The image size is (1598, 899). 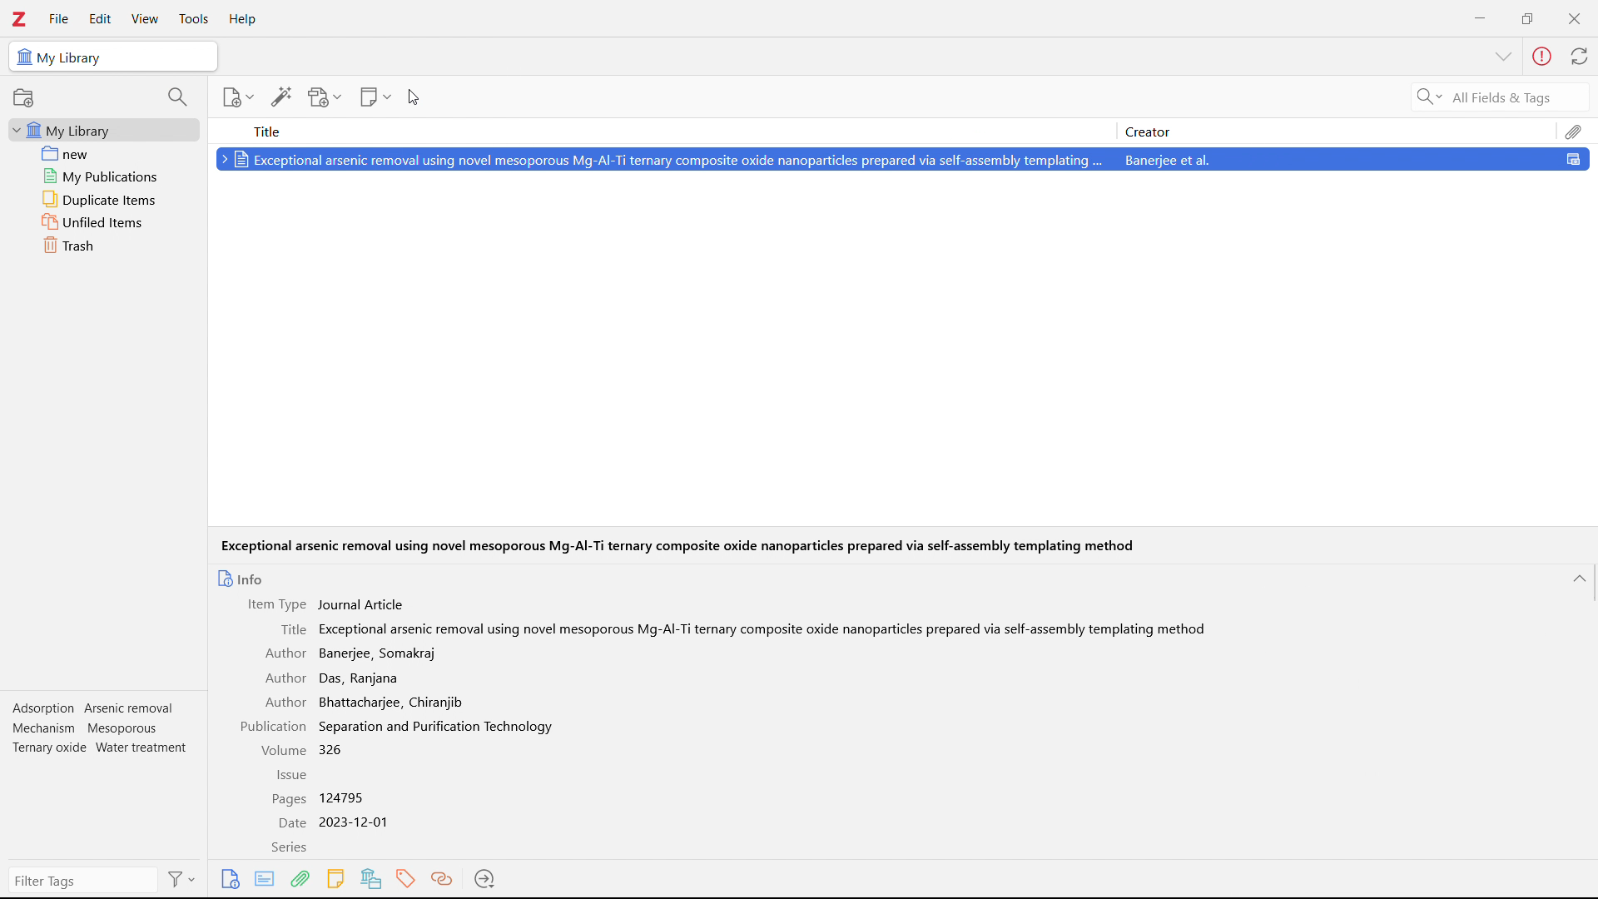 What do you see at coordinates (376, 97) in the screenshot?
I see `add notes` at bounding box center [376, 97].